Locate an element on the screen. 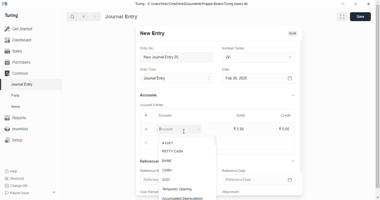  add is located at coordinates (147, 143).